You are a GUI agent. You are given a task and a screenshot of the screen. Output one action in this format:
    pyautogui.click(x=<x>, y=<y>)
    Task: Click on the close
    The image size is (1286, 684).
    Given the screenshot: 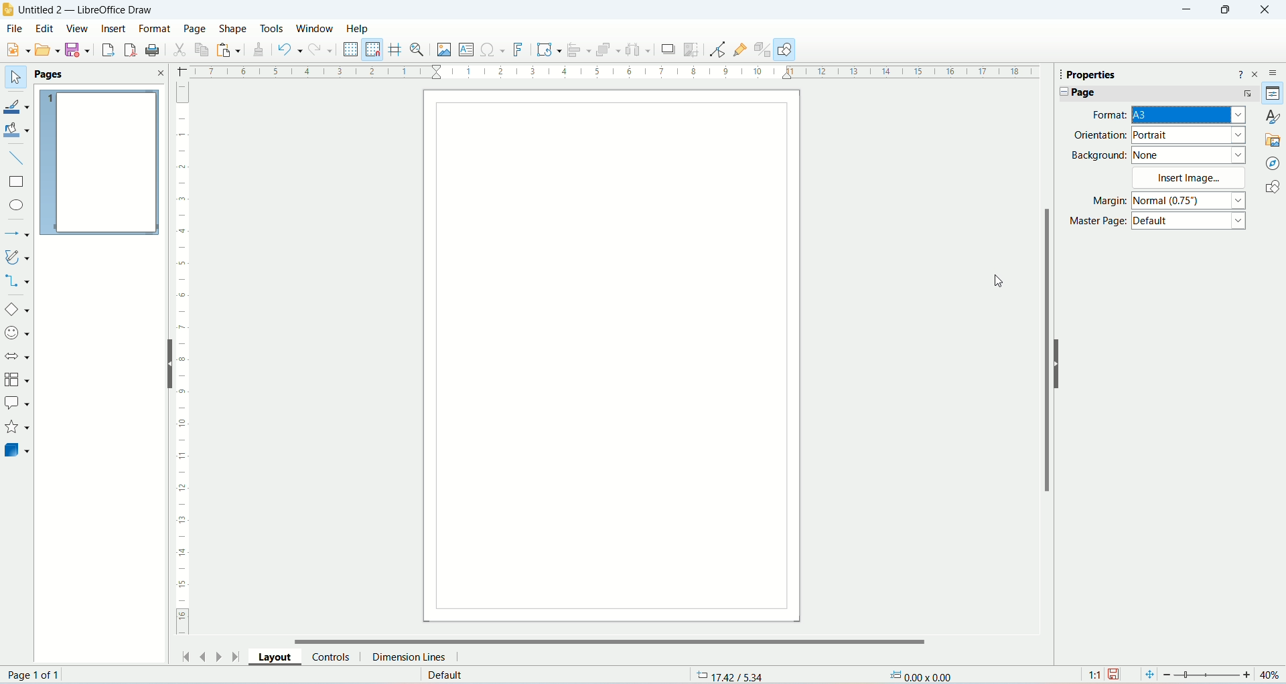 What is the action you would take?
    pyautogui.click(x=1255, y=75)
    